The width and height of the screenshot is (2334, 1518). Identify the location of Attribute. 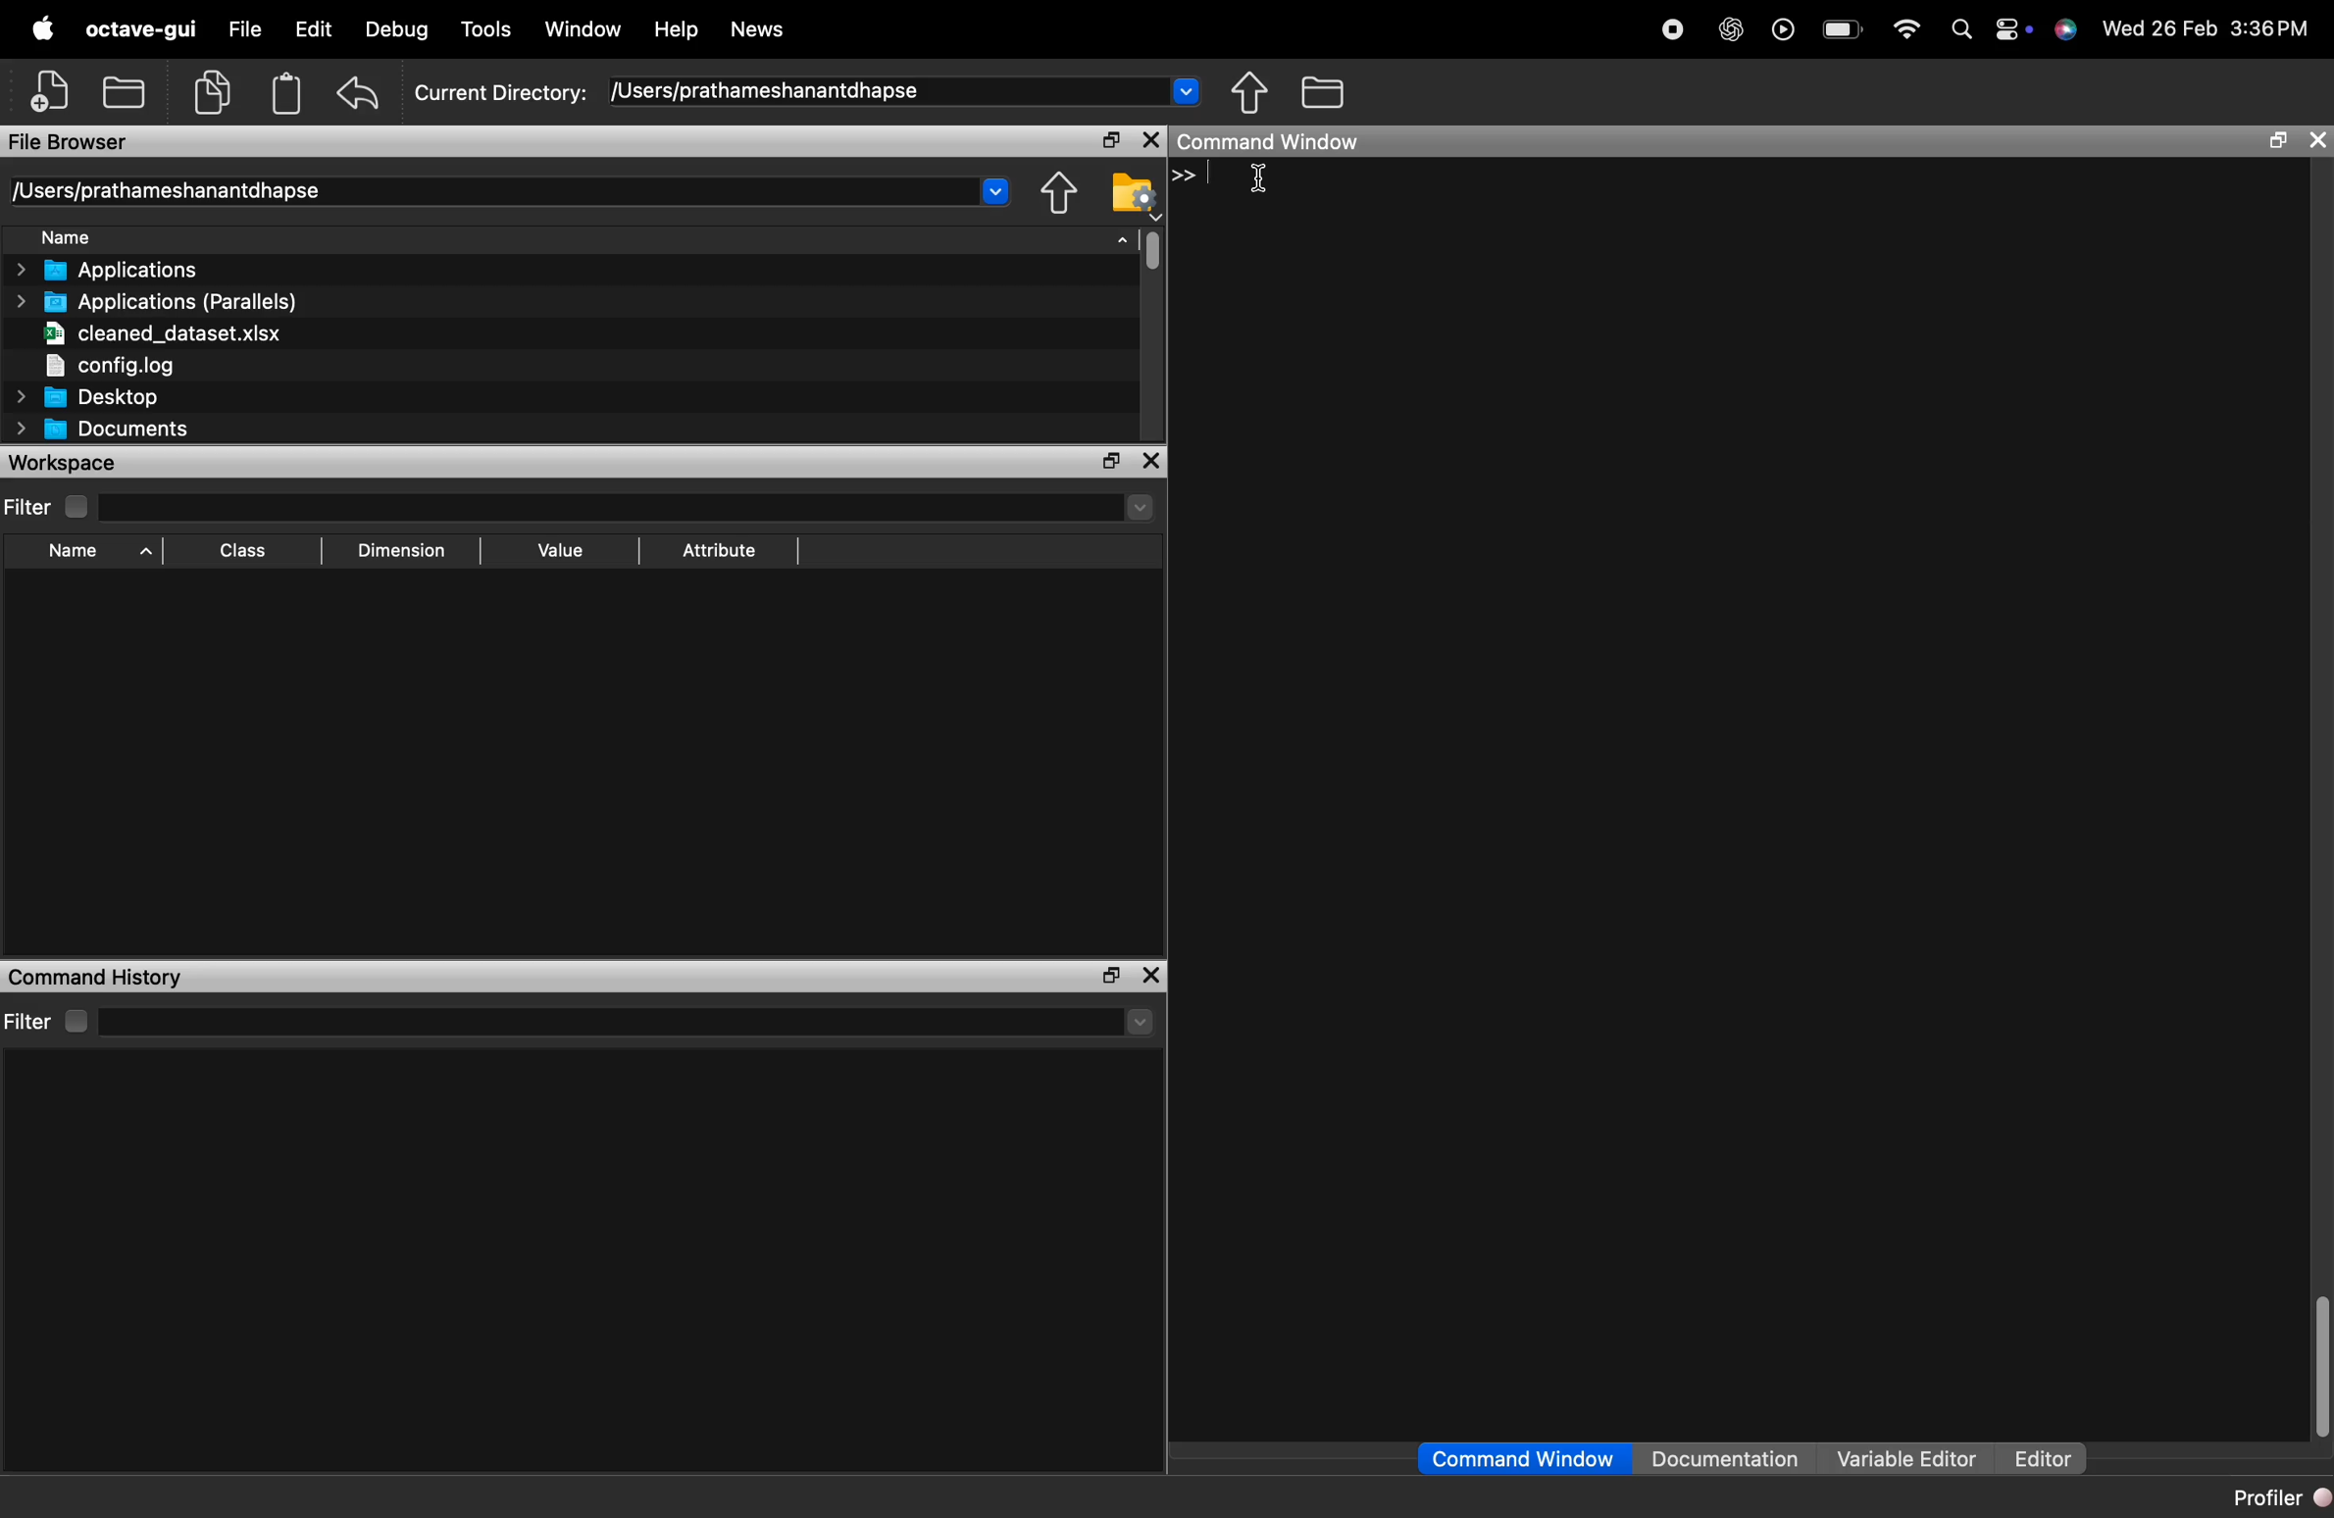
(718, 554).